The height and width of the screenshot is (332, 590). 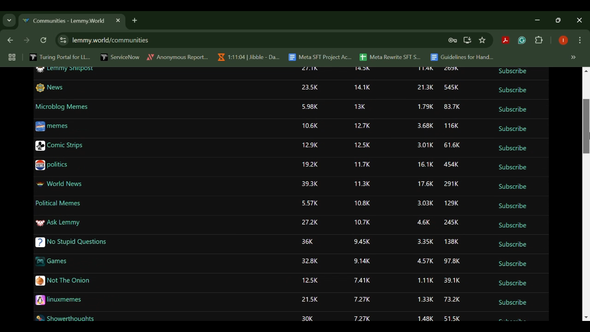 I want to click on 23.5K, so click(x=311, y=88).